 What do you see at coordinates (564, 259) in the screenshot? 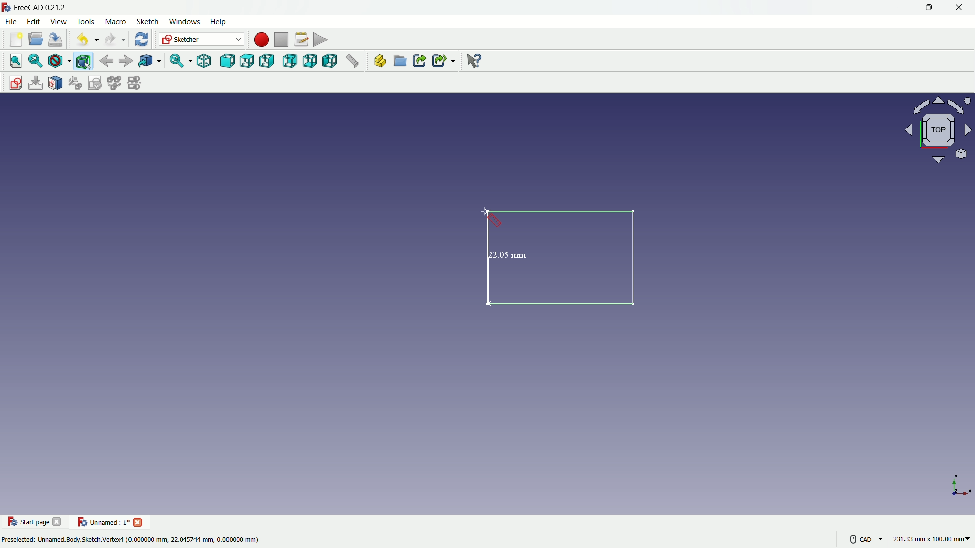
I see `rectangle` at bounding box center [564, 259].